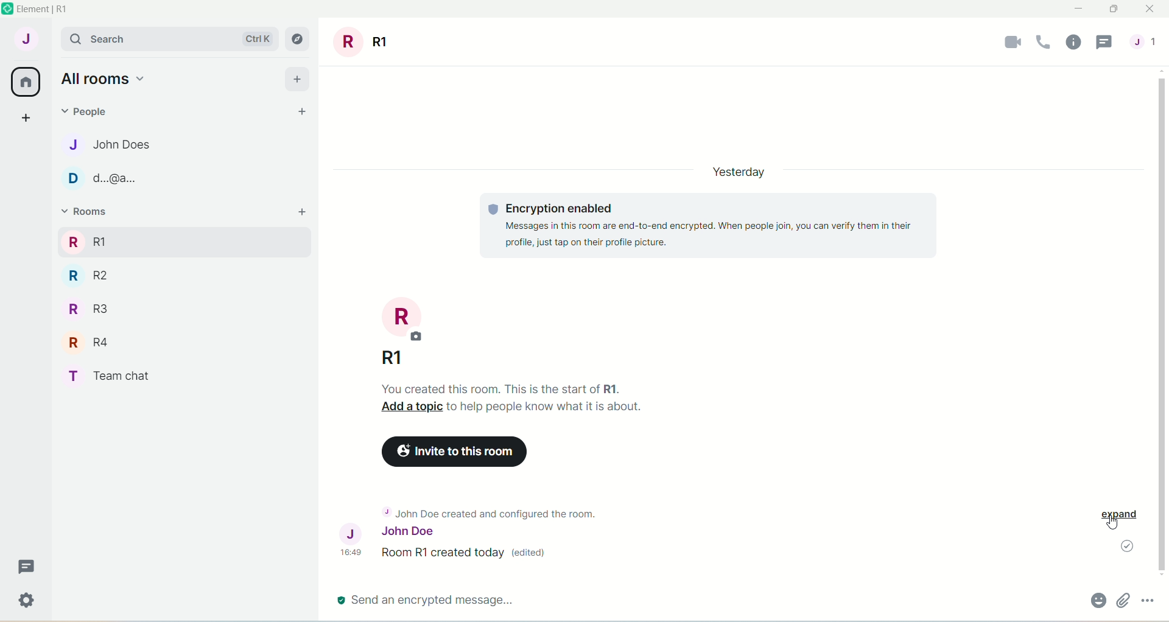  What do you see at coordinates (1153, 9) in the screenshot?
I see `close` at bounding box center [1153, 9].